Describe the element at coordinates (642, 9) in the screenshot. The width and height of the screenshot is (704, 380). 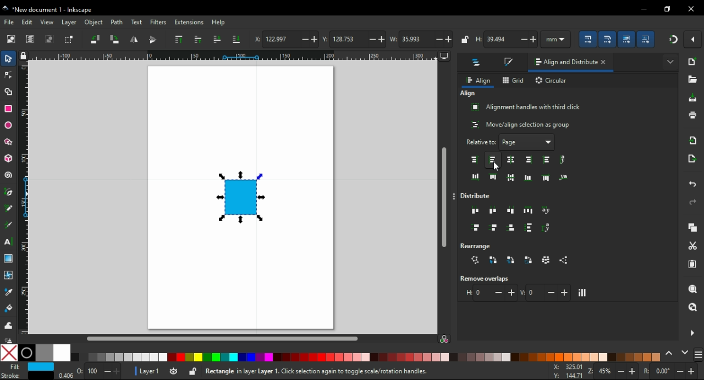
I see `minimize` at that location.